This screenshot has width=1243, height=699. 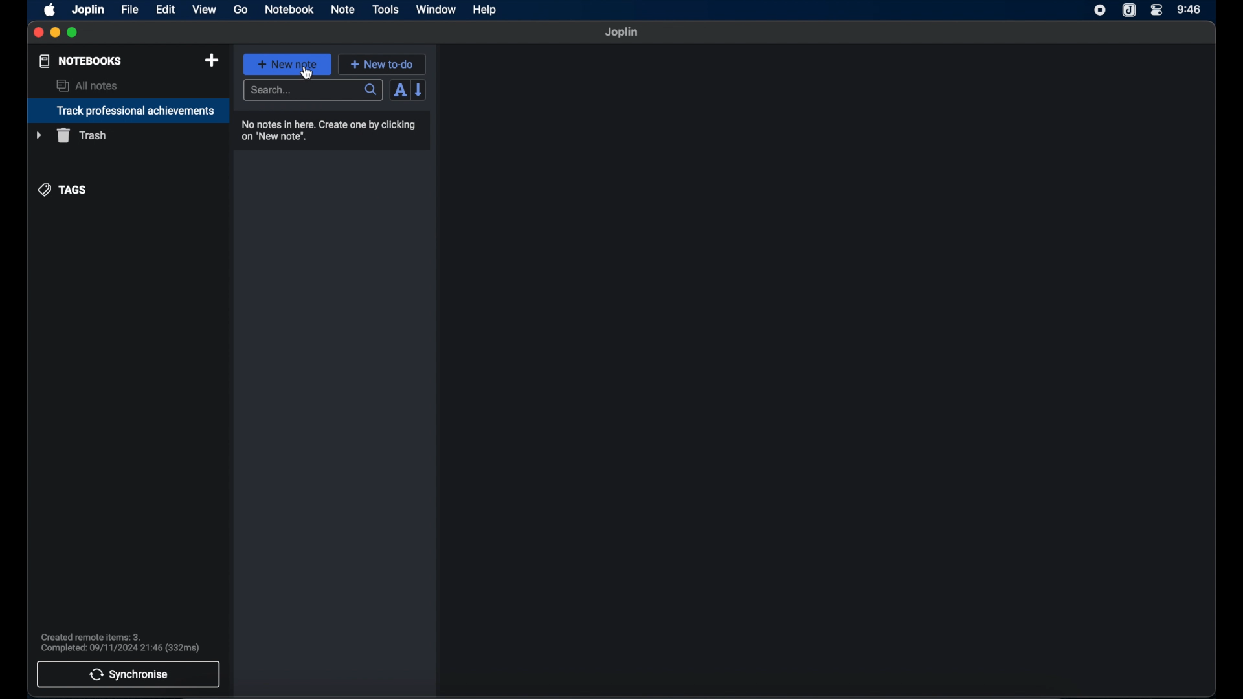 I want to click on go, so click(x=241, y=10).